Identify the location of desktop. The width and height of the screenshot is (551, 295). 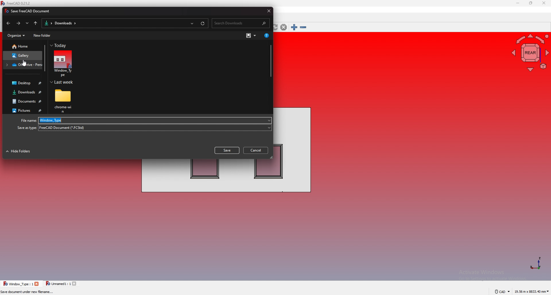
(24, 84).